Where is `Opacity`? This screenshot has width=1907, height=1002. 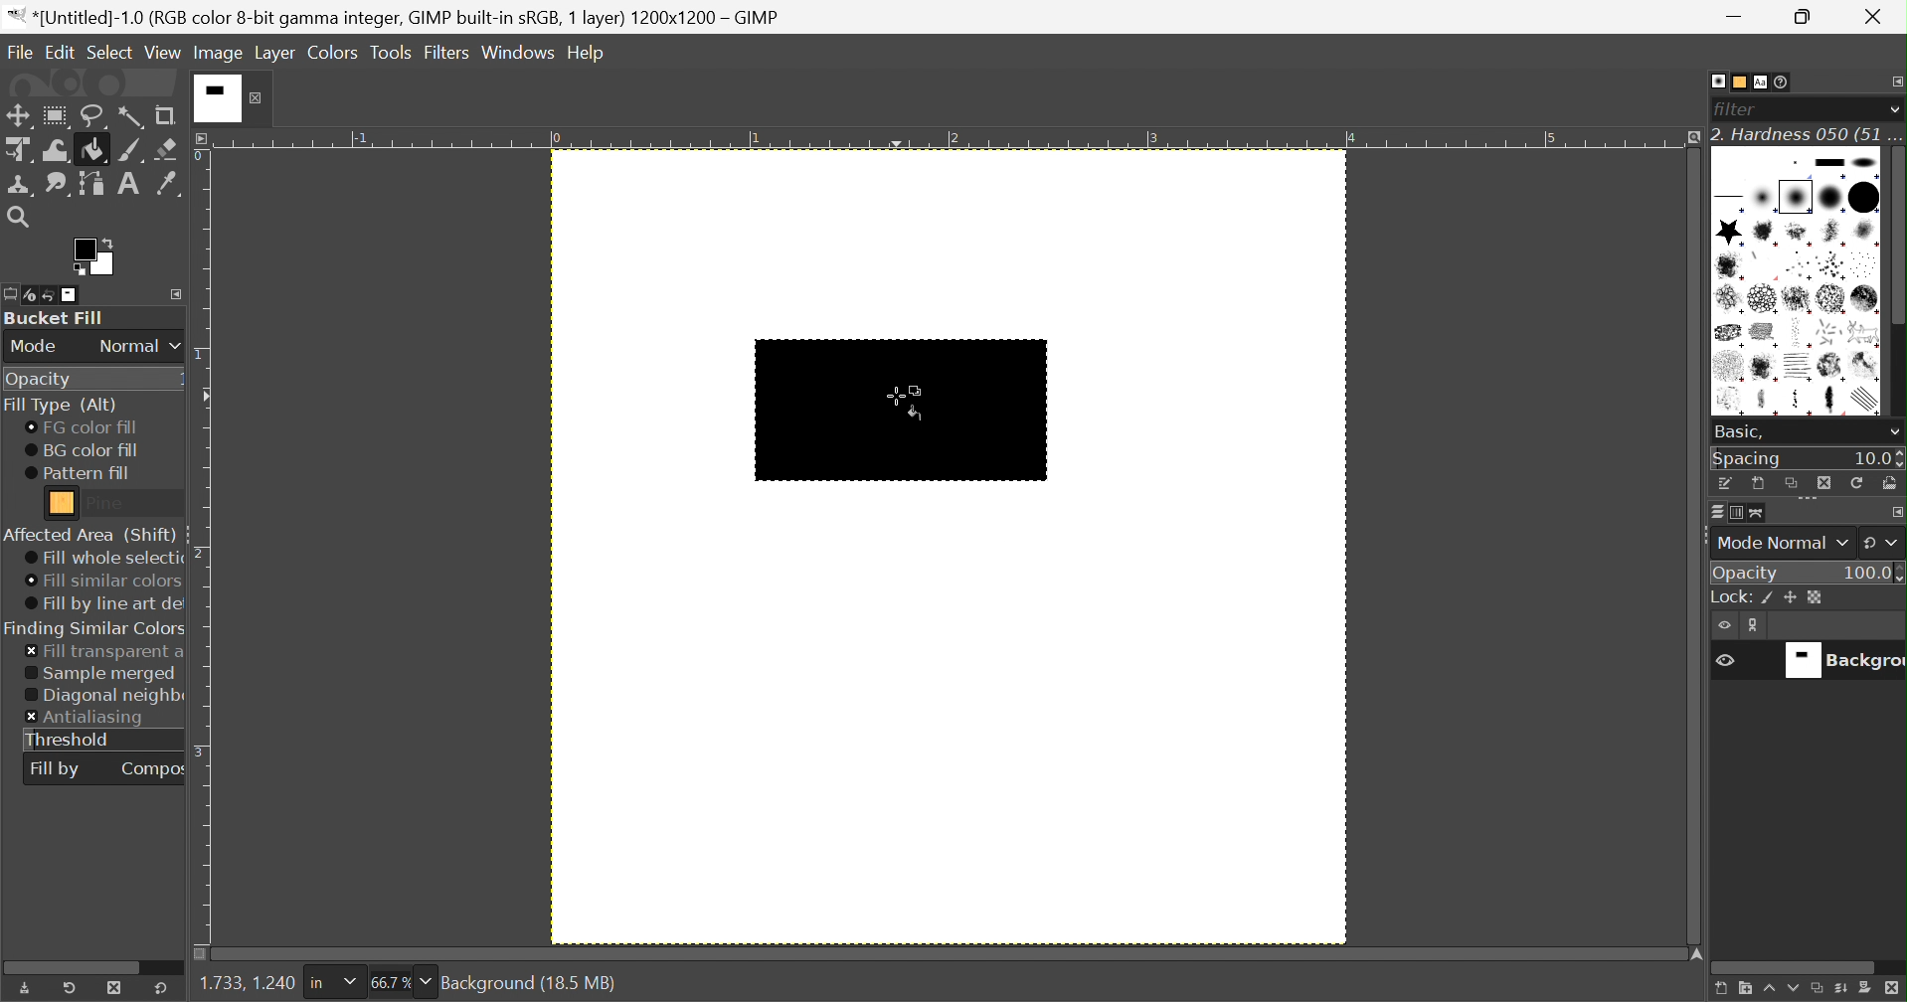
Opacity is located at coordinates (37, 381).